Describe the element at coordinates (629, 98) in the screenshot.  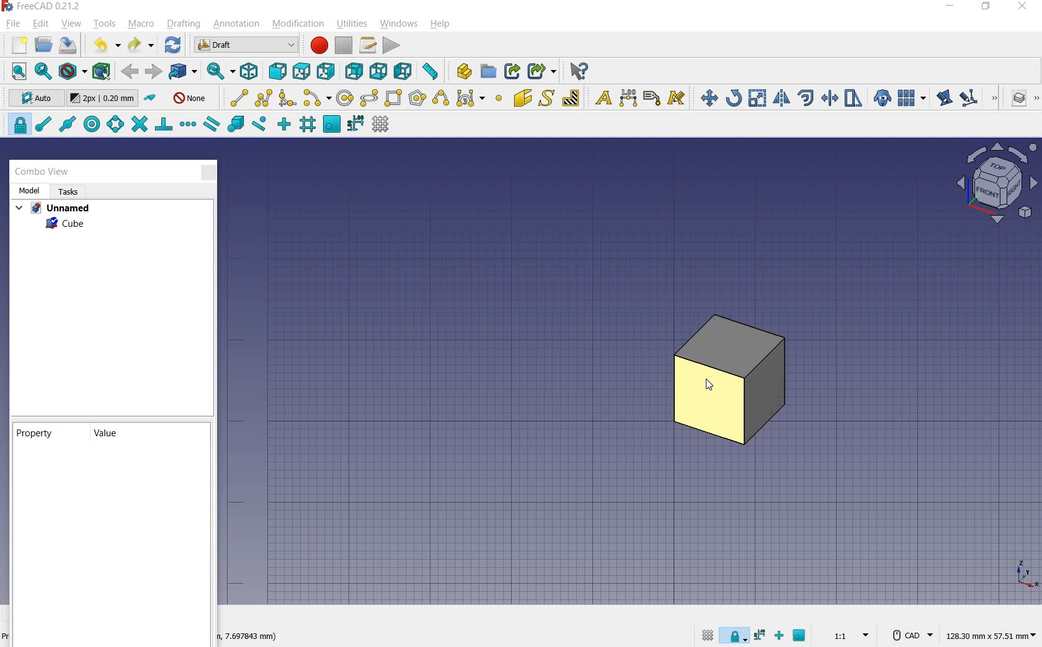
I see `dimension` at that location.